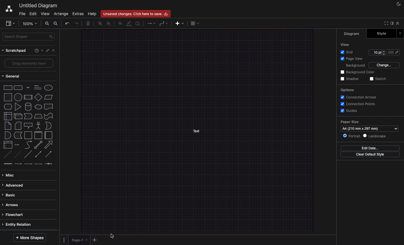 This screenshot has width=404, height=245. What do you see at coordinates (17, 224) in the screenshot?
I see `Entity relation` at bounding box center [17, 224].